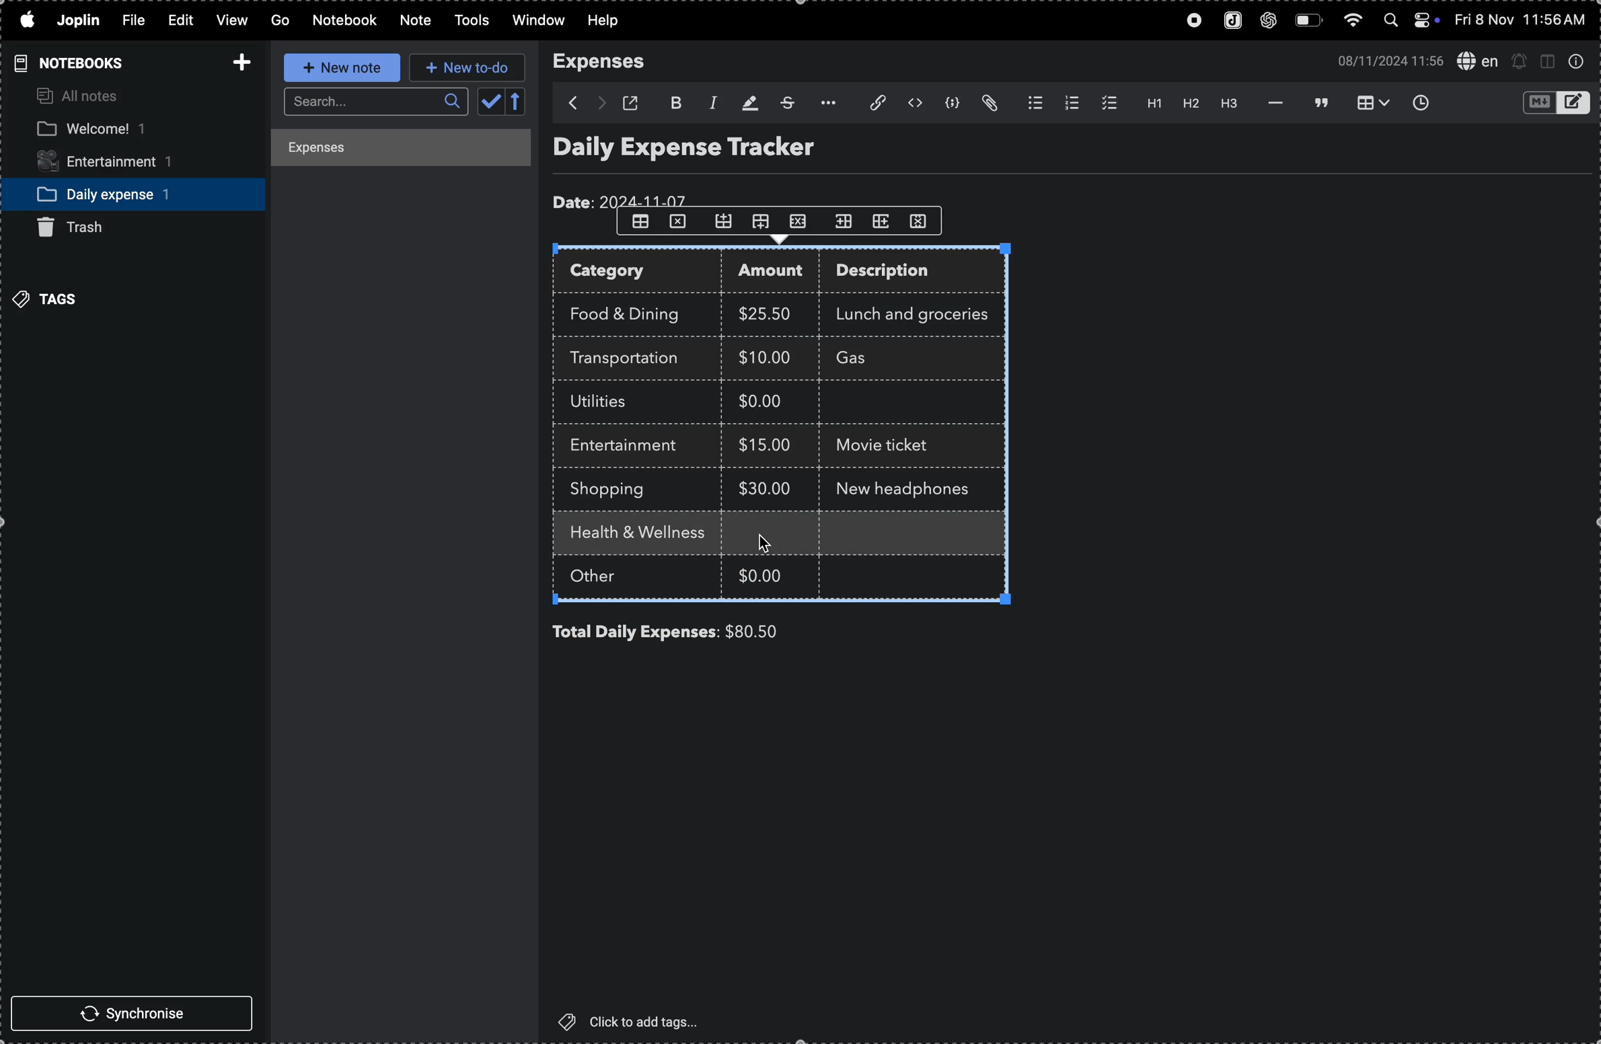 Image resolution: width=1601 pixels, height=1044 pixels. I want to click on welcome notebook, so click(118, 130).